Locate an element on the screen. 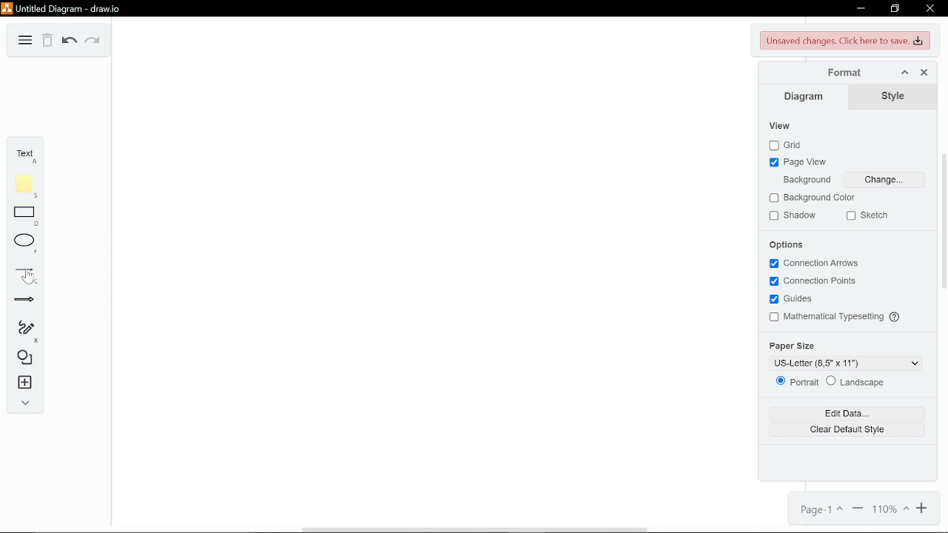  Grid is located at coordinates (785, 146).